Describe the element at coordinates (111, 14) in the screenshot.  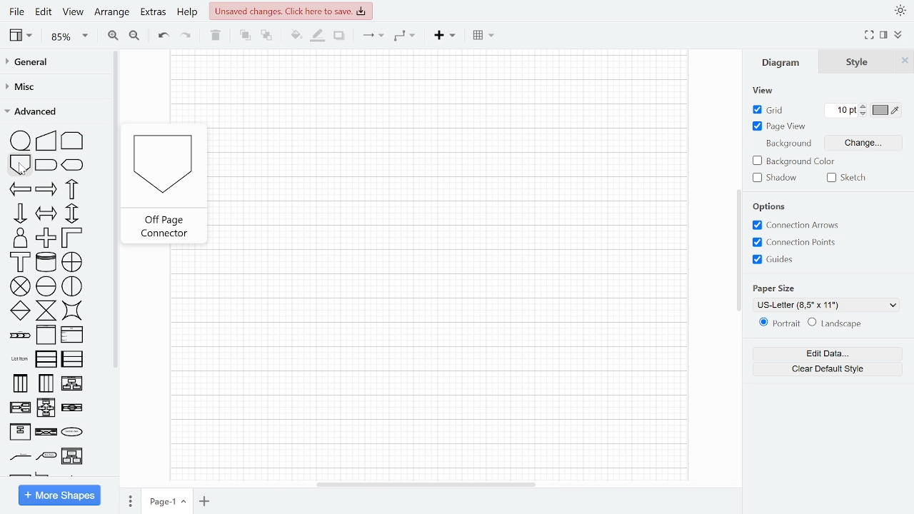
I see `Arrange` at that location.